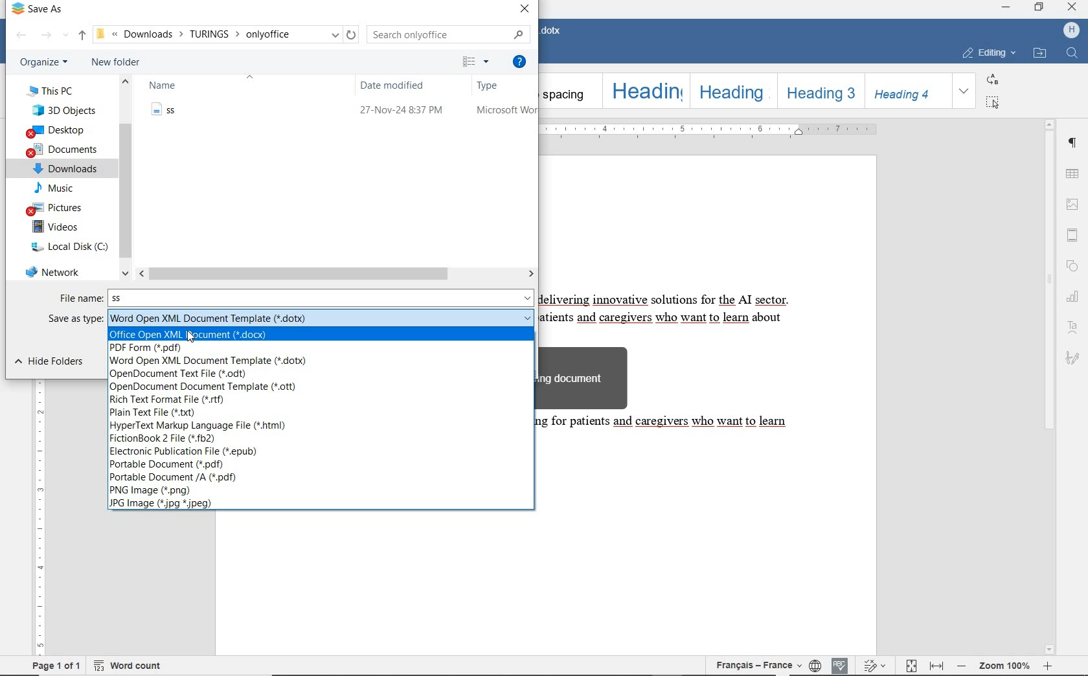  Describe the element at coordinates (1050, 651) in the screenshot. I see `scroll down` at that location.